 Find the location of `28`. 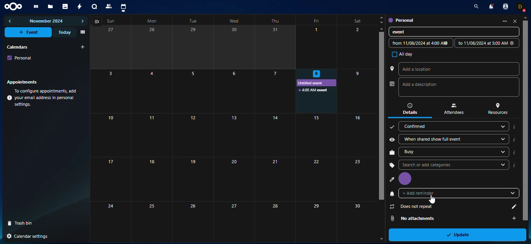

28 is located at coordinates (152, 47).